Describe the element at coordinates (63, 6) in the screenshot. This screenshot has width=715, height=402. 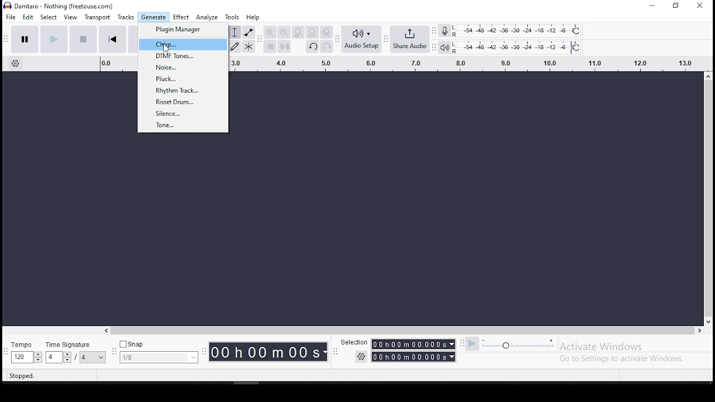
I see `icon and file name` at that location.